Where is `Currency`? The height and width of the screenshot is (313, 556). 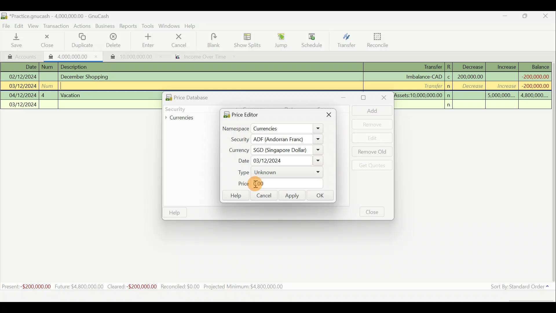
Currency is located at coordinates (236, 149).